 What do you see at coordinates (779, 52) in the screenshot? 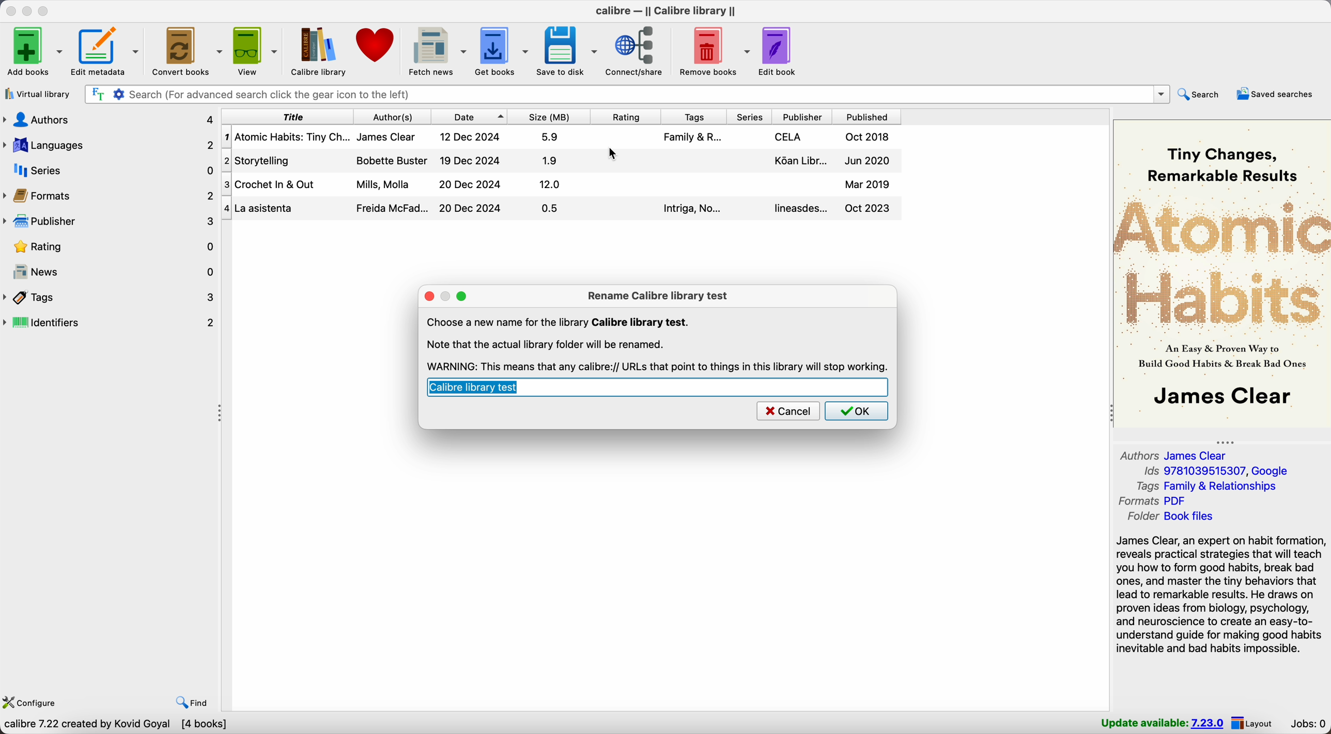
I see `edit book` at bounding box center [779, 52].